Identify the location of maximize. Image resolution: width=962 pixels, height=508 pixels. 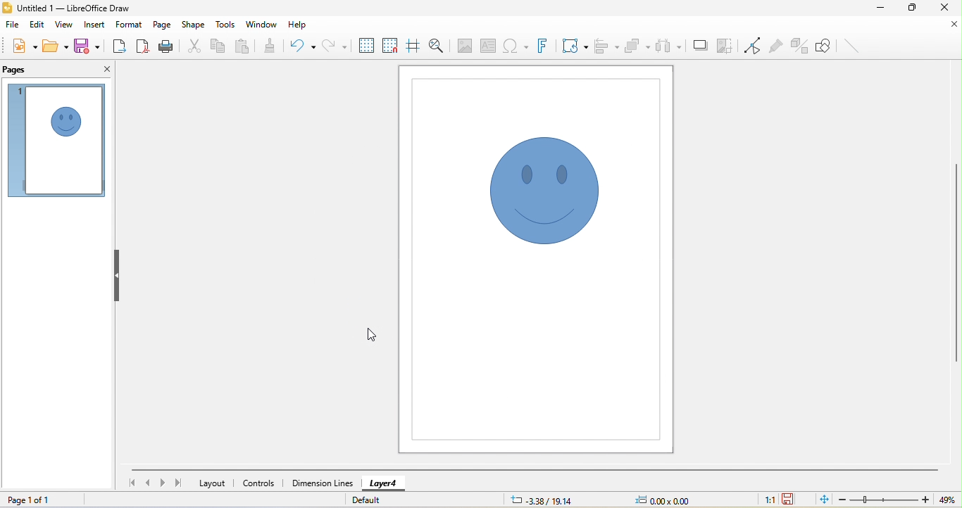
(911, 10).